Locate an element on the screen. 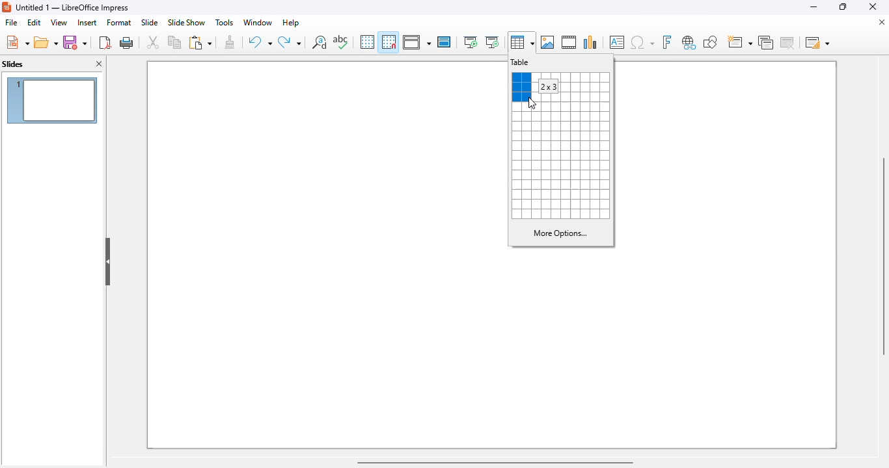  new is located at coordinates (17, 42).